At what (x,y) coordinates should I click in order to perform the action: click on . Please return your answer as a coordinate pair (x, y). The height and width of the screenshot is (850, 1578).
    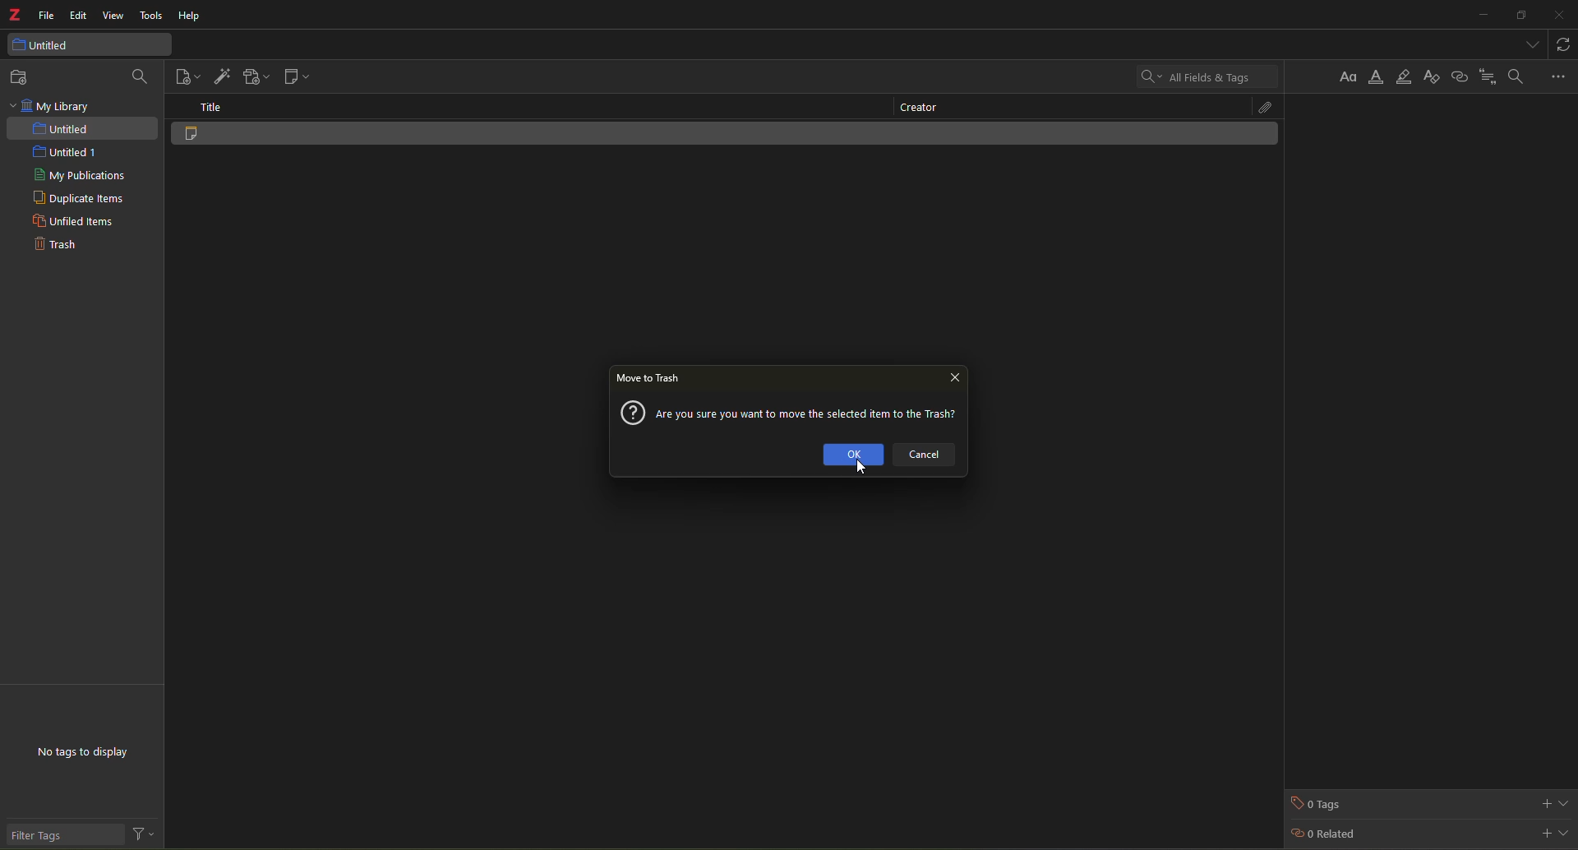
    Looking at the image, I should click on (1350, 76).